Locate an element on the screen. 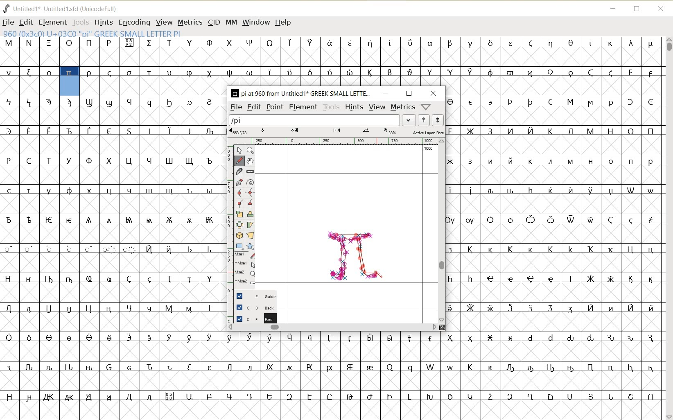  TOOLS is located at coordinates (330, 107).